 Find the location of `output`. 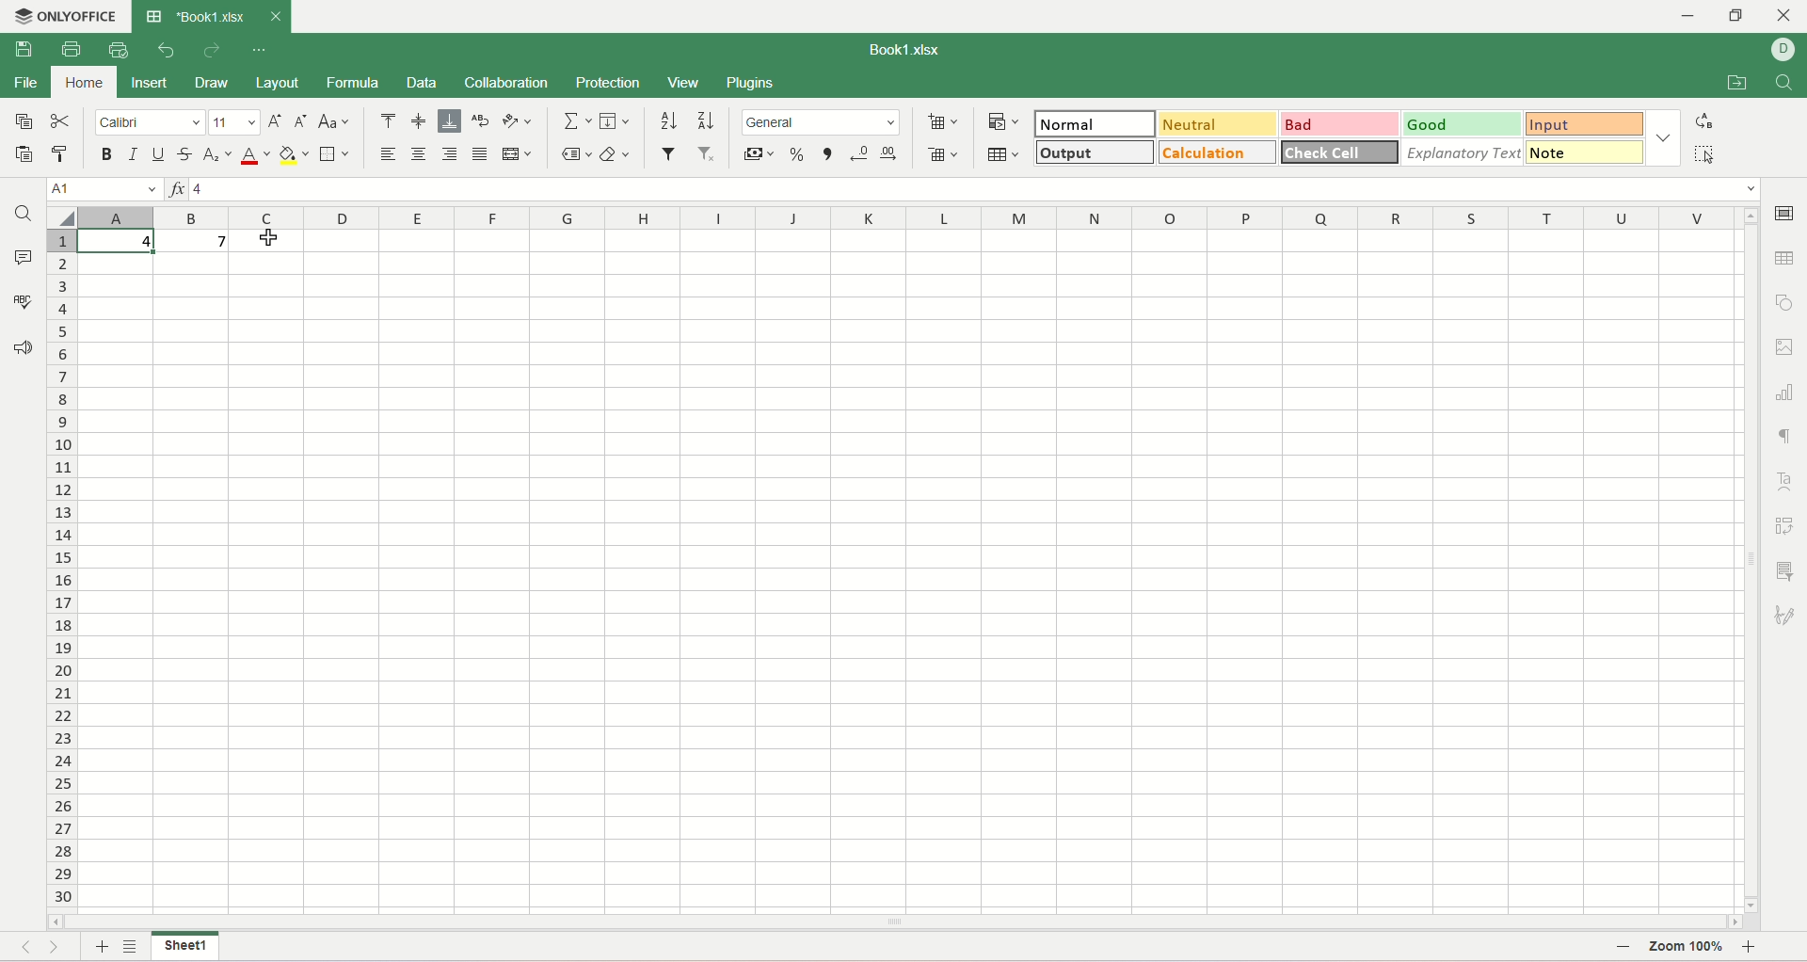

output is located at coordinates (1095, 153).